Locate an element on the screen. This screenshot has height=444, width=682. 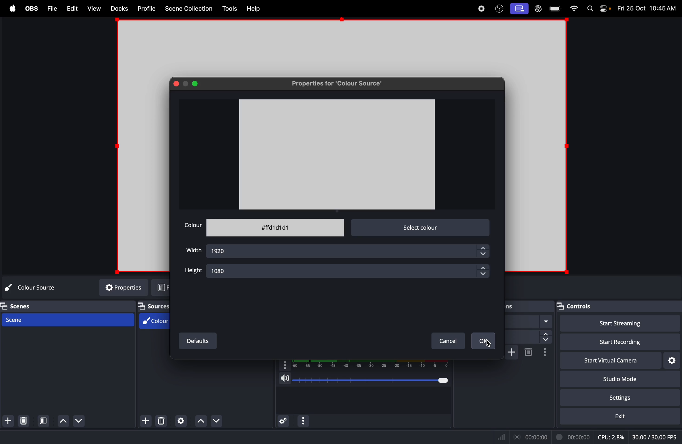
studio mode is located at coordinates (618, 378).